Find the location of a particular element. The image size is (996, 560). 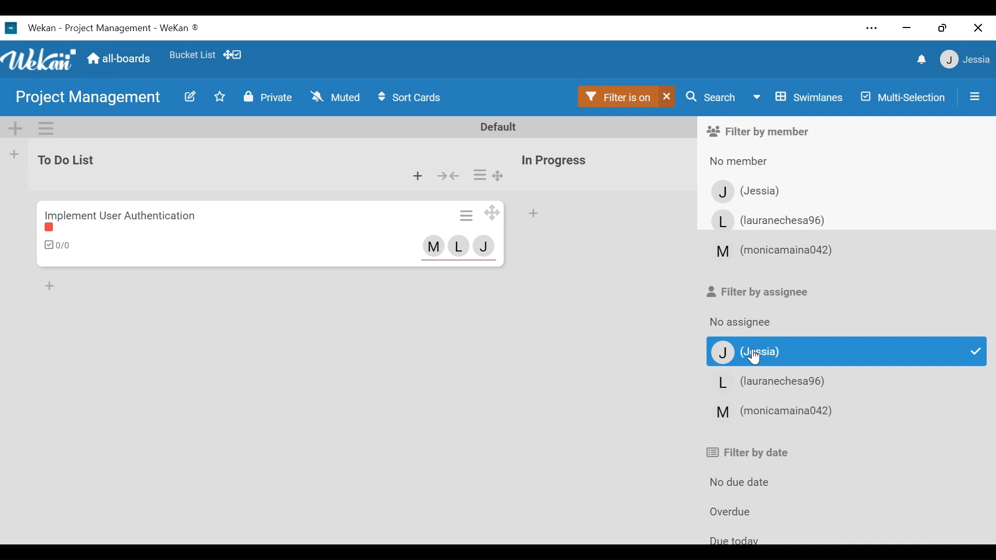

member is located at coordinates (488, 246).